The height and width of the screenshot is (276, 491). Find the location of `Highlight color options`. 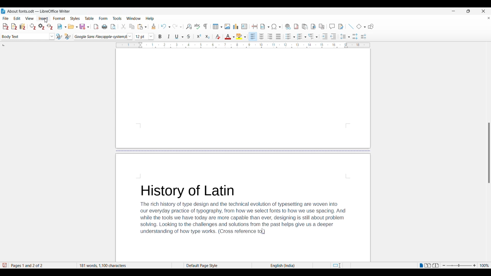

Highlight color options is located at coordinates (241, 37).